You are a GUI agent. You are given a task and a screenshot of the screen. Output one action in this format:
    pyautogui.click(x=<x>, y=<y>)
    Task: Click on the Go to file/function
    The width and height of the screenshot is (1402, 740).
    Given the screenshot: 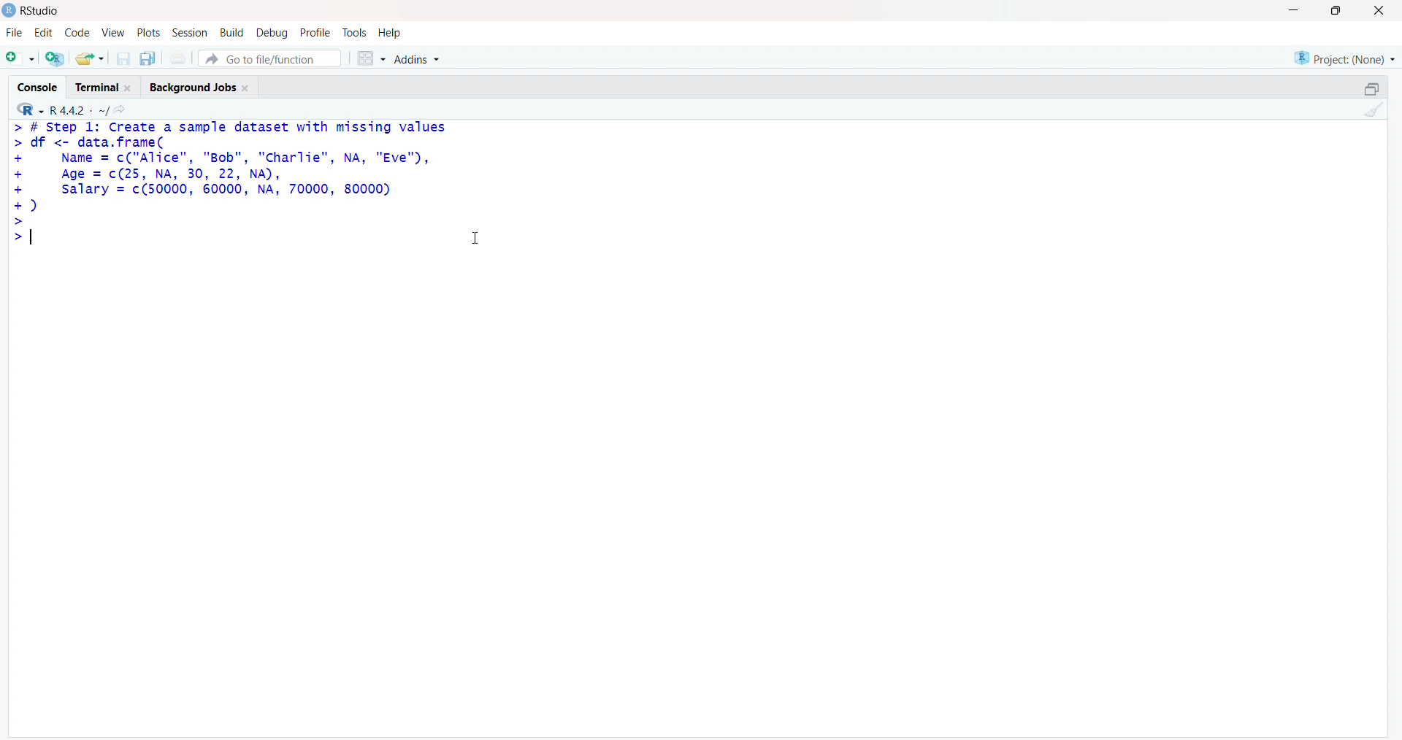 What is the action you would take?
    pyautogui.click(x=270, y=58)
    